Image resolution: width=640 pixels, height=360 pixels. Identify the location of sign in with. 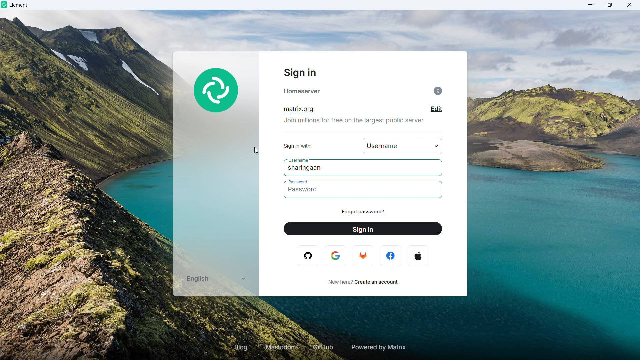
(297, 147).